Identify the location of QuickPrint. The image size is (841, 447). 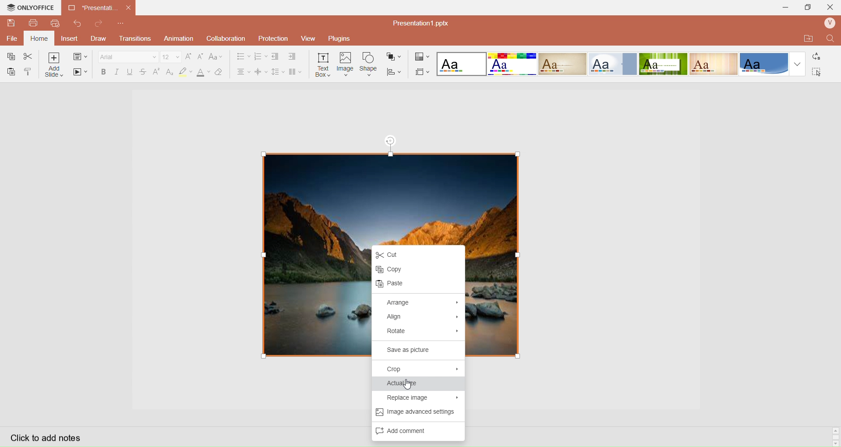
(56, 24).